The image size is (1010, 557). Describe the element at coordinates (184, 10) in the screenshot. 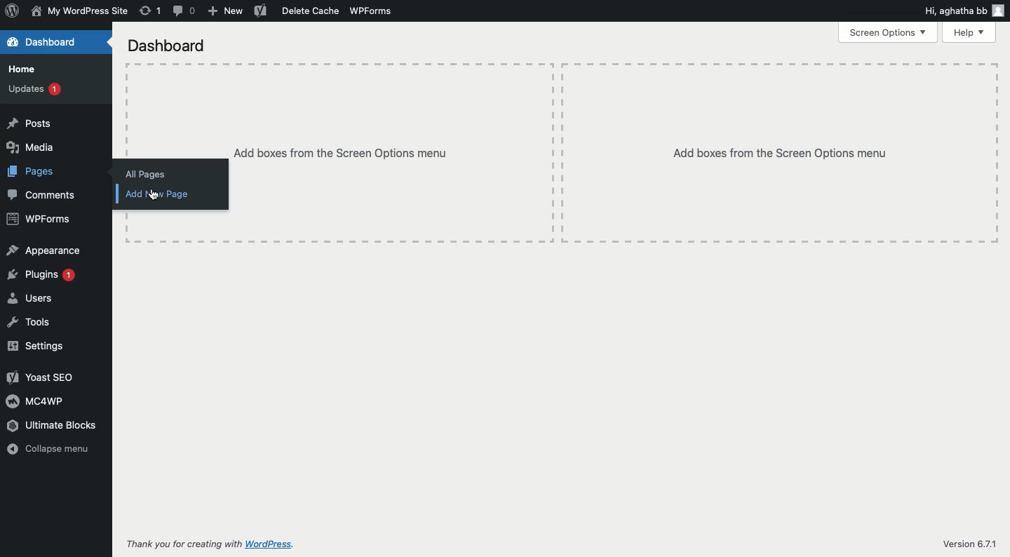

I see `Comment` at that location.